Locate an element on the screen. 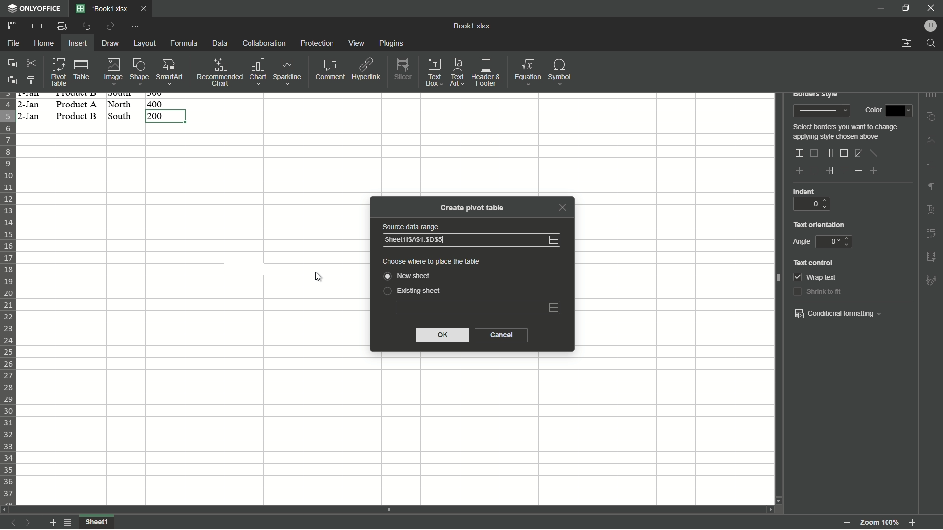 This screenshot has height=530, width=943. Equations is located at coordinates (528, 73).